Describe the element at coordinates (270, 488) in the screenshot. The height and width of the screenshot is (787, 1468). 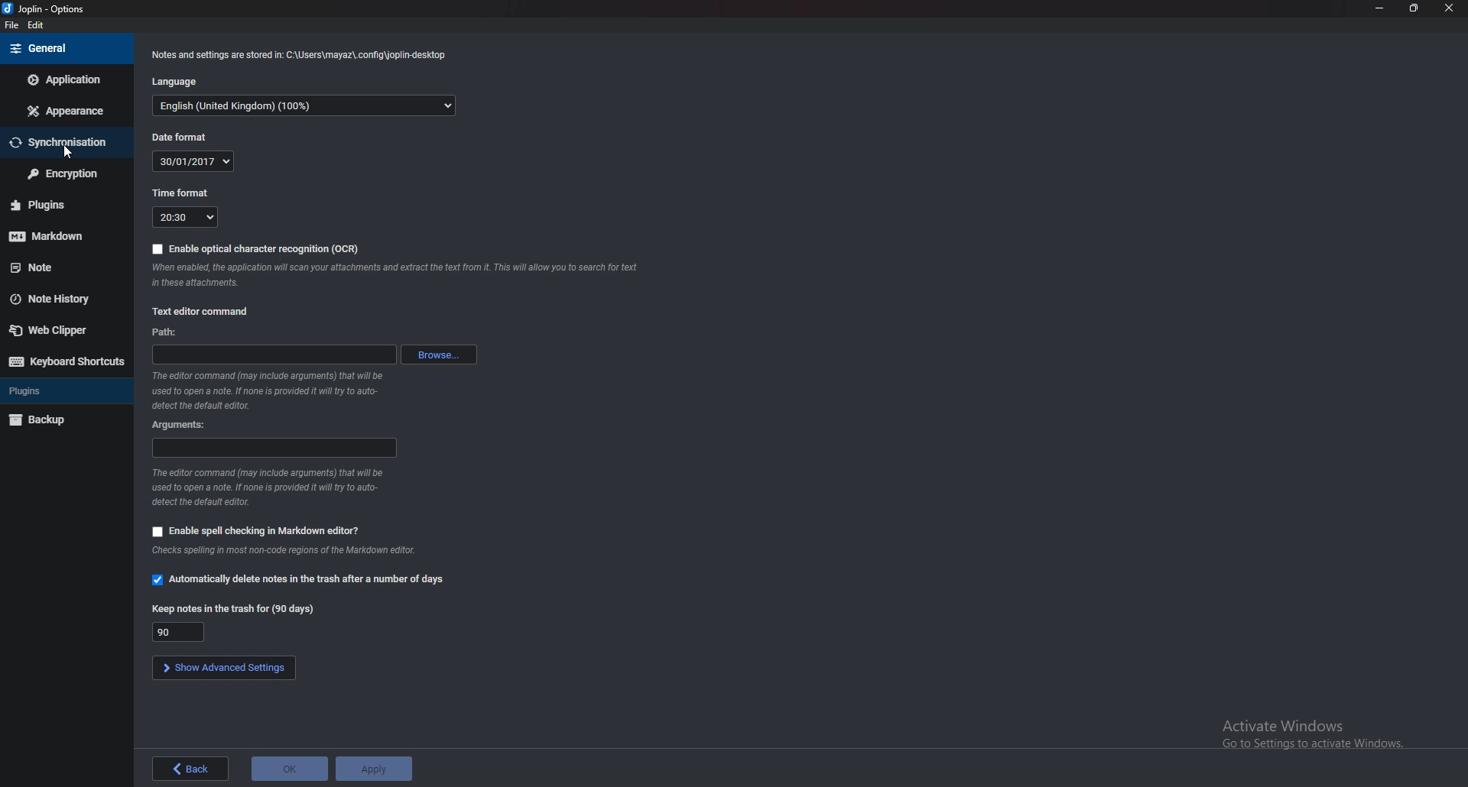
I see `info` at that location.